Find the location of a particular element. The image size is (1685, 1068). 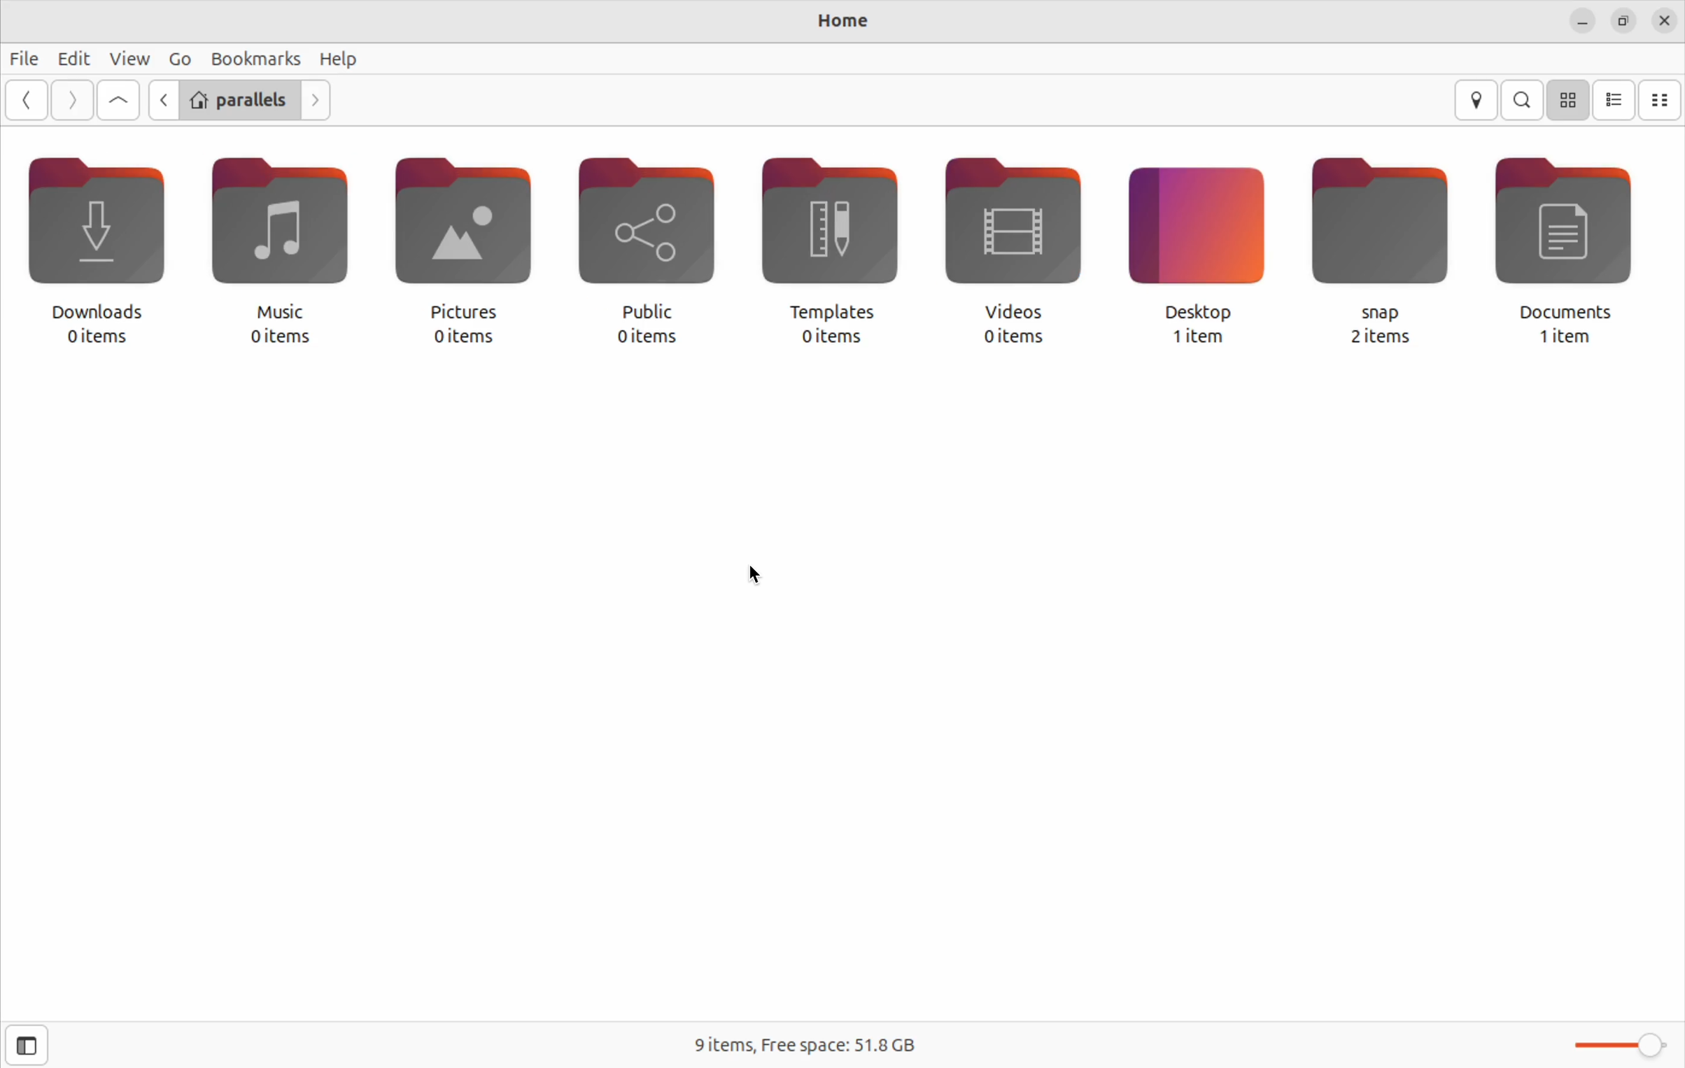

public is located at coordinates (656, 250).